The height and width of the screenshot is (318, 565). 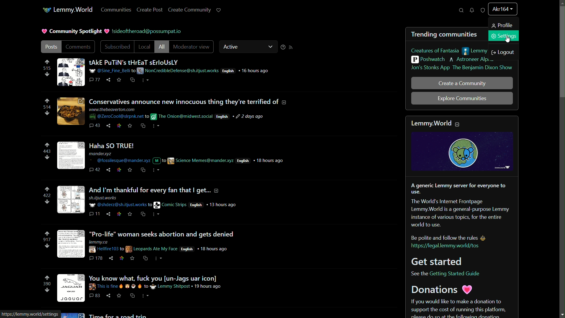 I want to click on cursor, so click(x=512, y=15).